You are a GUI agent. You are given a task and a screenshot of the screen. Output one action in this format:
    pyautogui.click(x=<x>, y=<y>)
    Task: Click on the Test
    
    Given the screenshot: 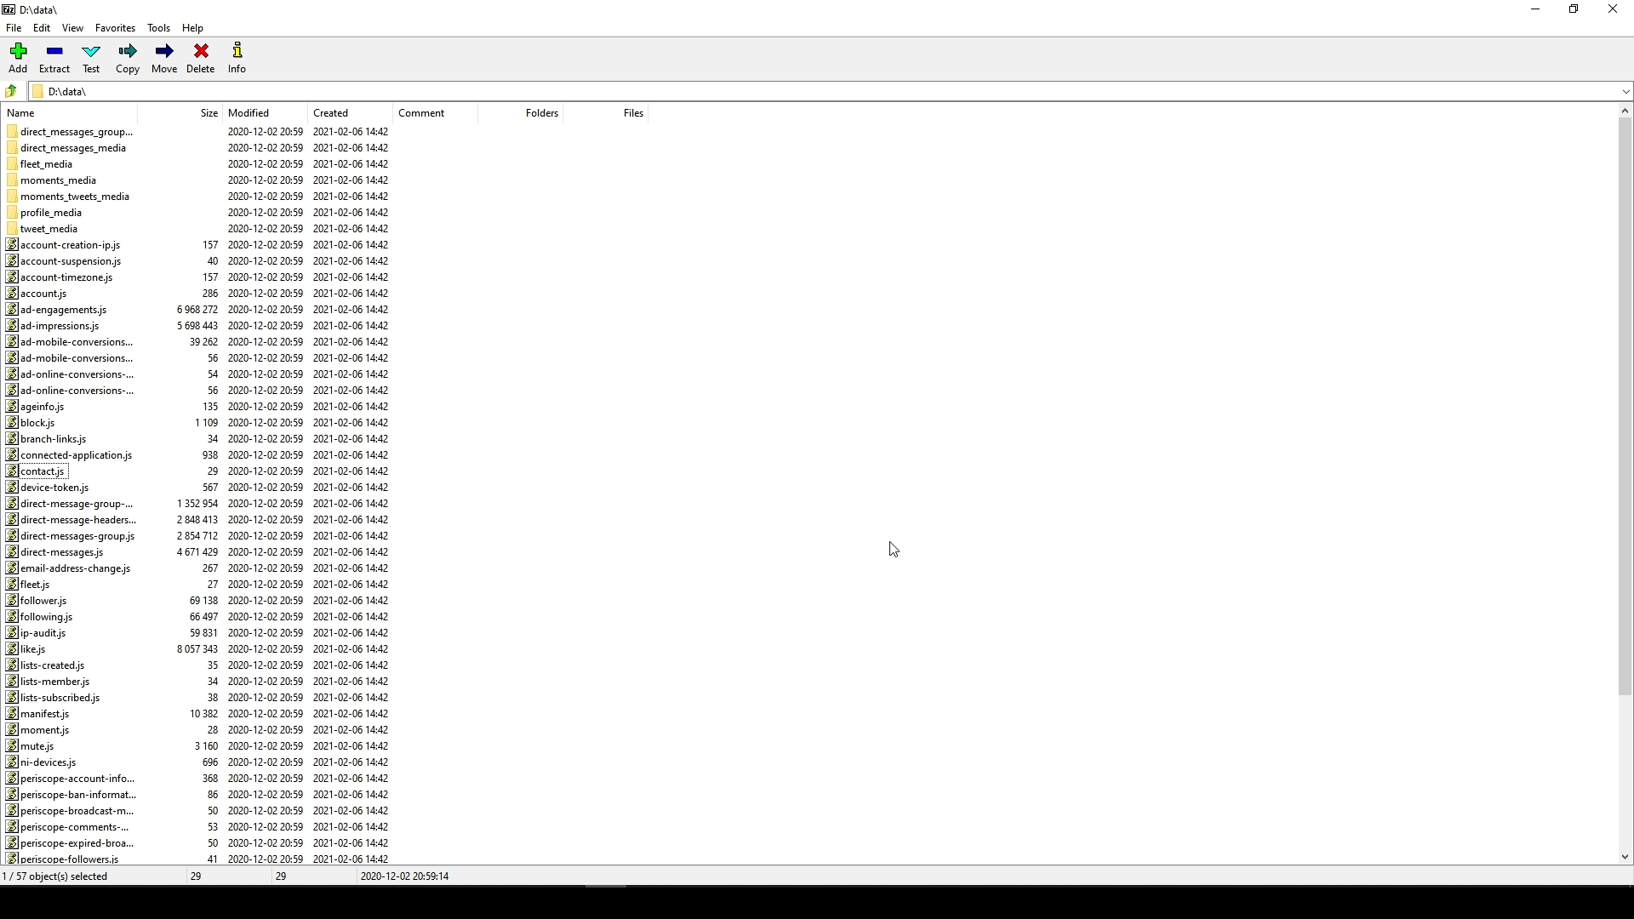 What is the action you would take?
    pyautogui.click(x=93, y=58)
    